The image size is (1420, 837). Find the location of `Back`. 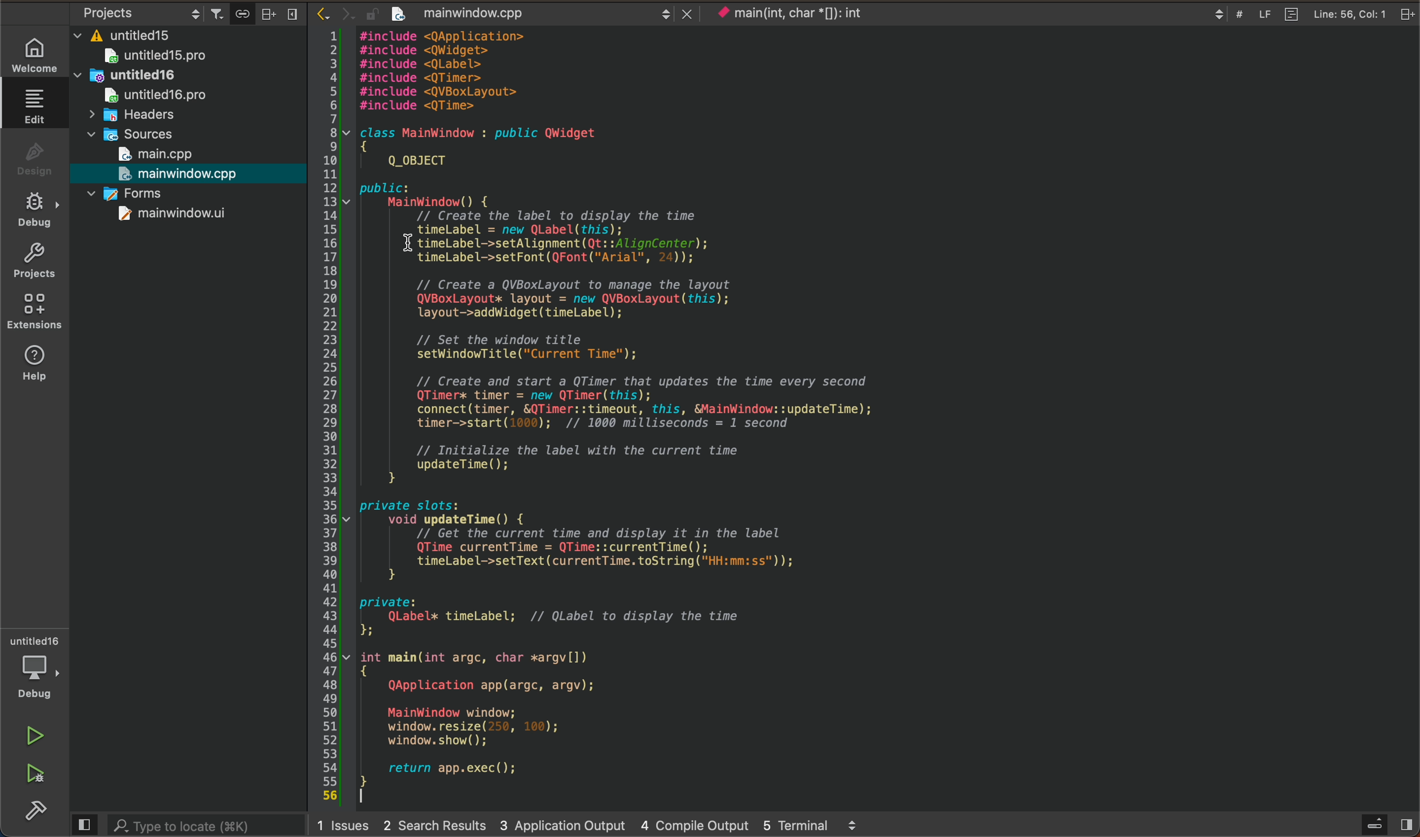

Back is located at coordinates (322, 12).